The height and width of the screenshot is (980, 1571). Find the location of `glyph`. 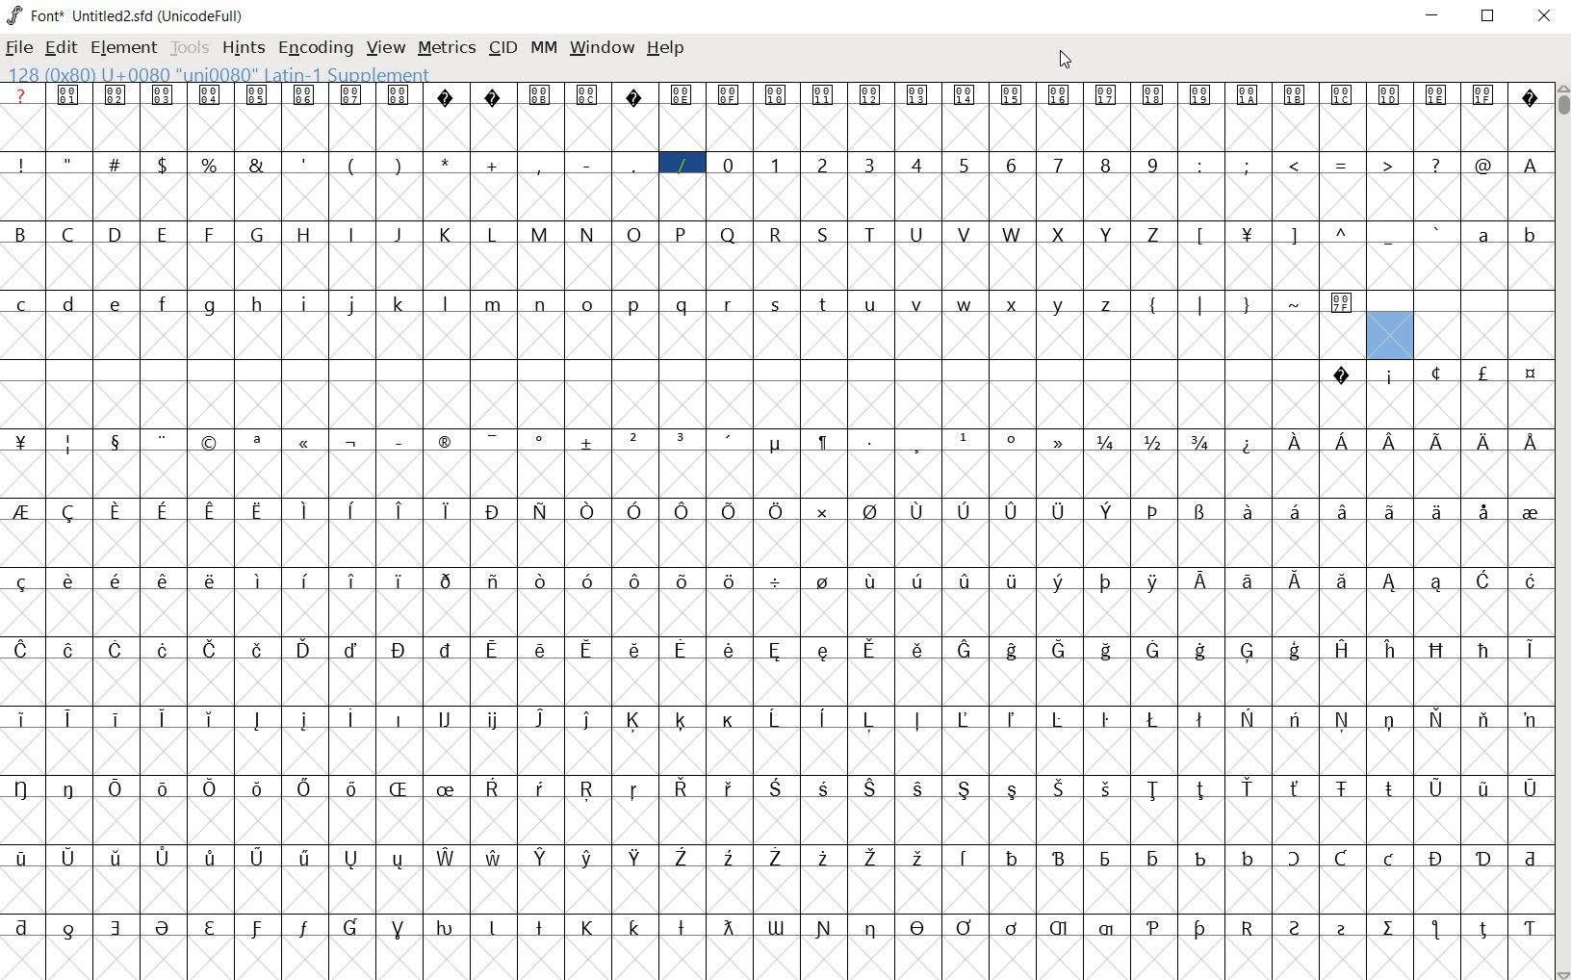

glyph is located at coordinates (304, 858).